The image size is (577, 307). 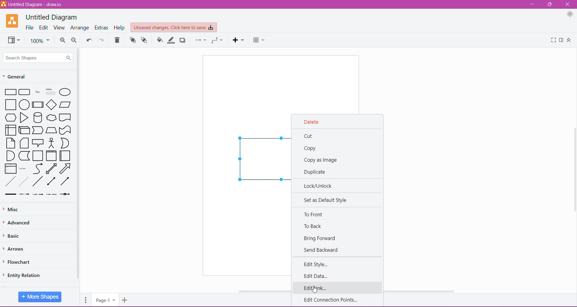 What do you see at coordinates (13, 235) in the screenshot?
I see `Basic` at bounding box center [13, 235].